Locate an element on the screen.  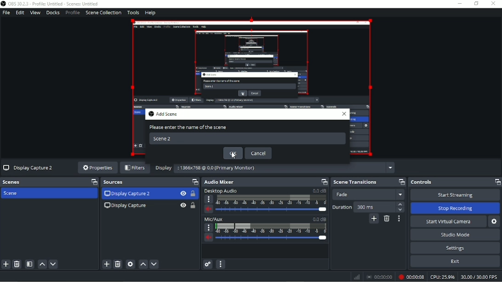
Lock is located at coordinates (192, 193).